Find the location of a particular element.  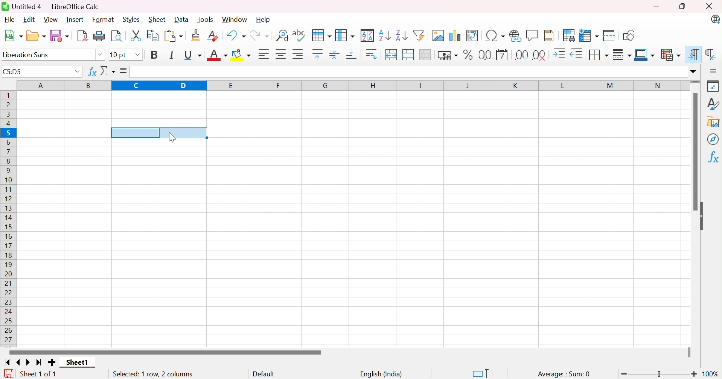

LibreOffice Calc is located at coordinates (715, 20).